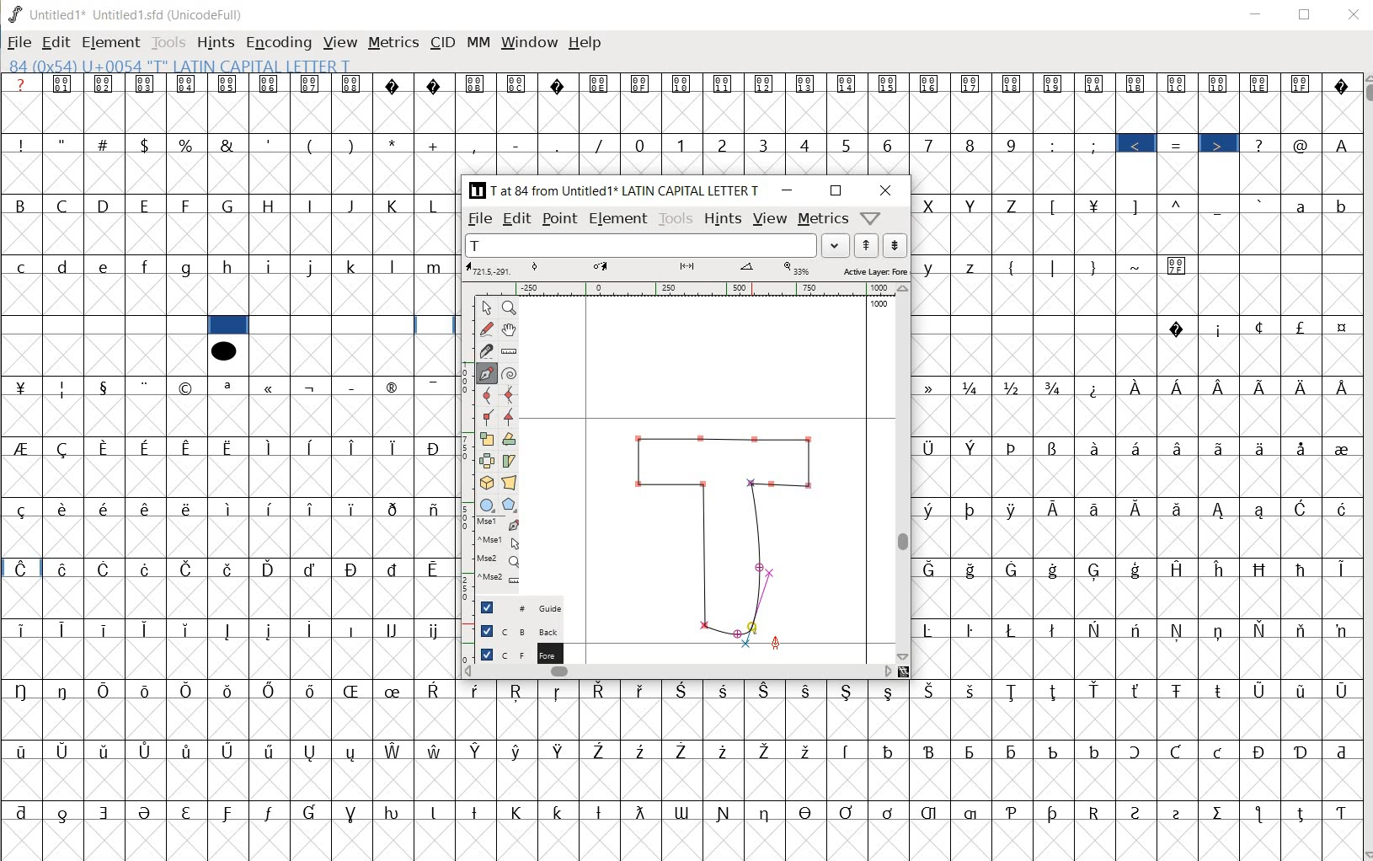 The image size is (1373, 861). What do you see at coordinates (63, 751) in the screenshot?
I see `Symbol` at bounding box center [63, 751].